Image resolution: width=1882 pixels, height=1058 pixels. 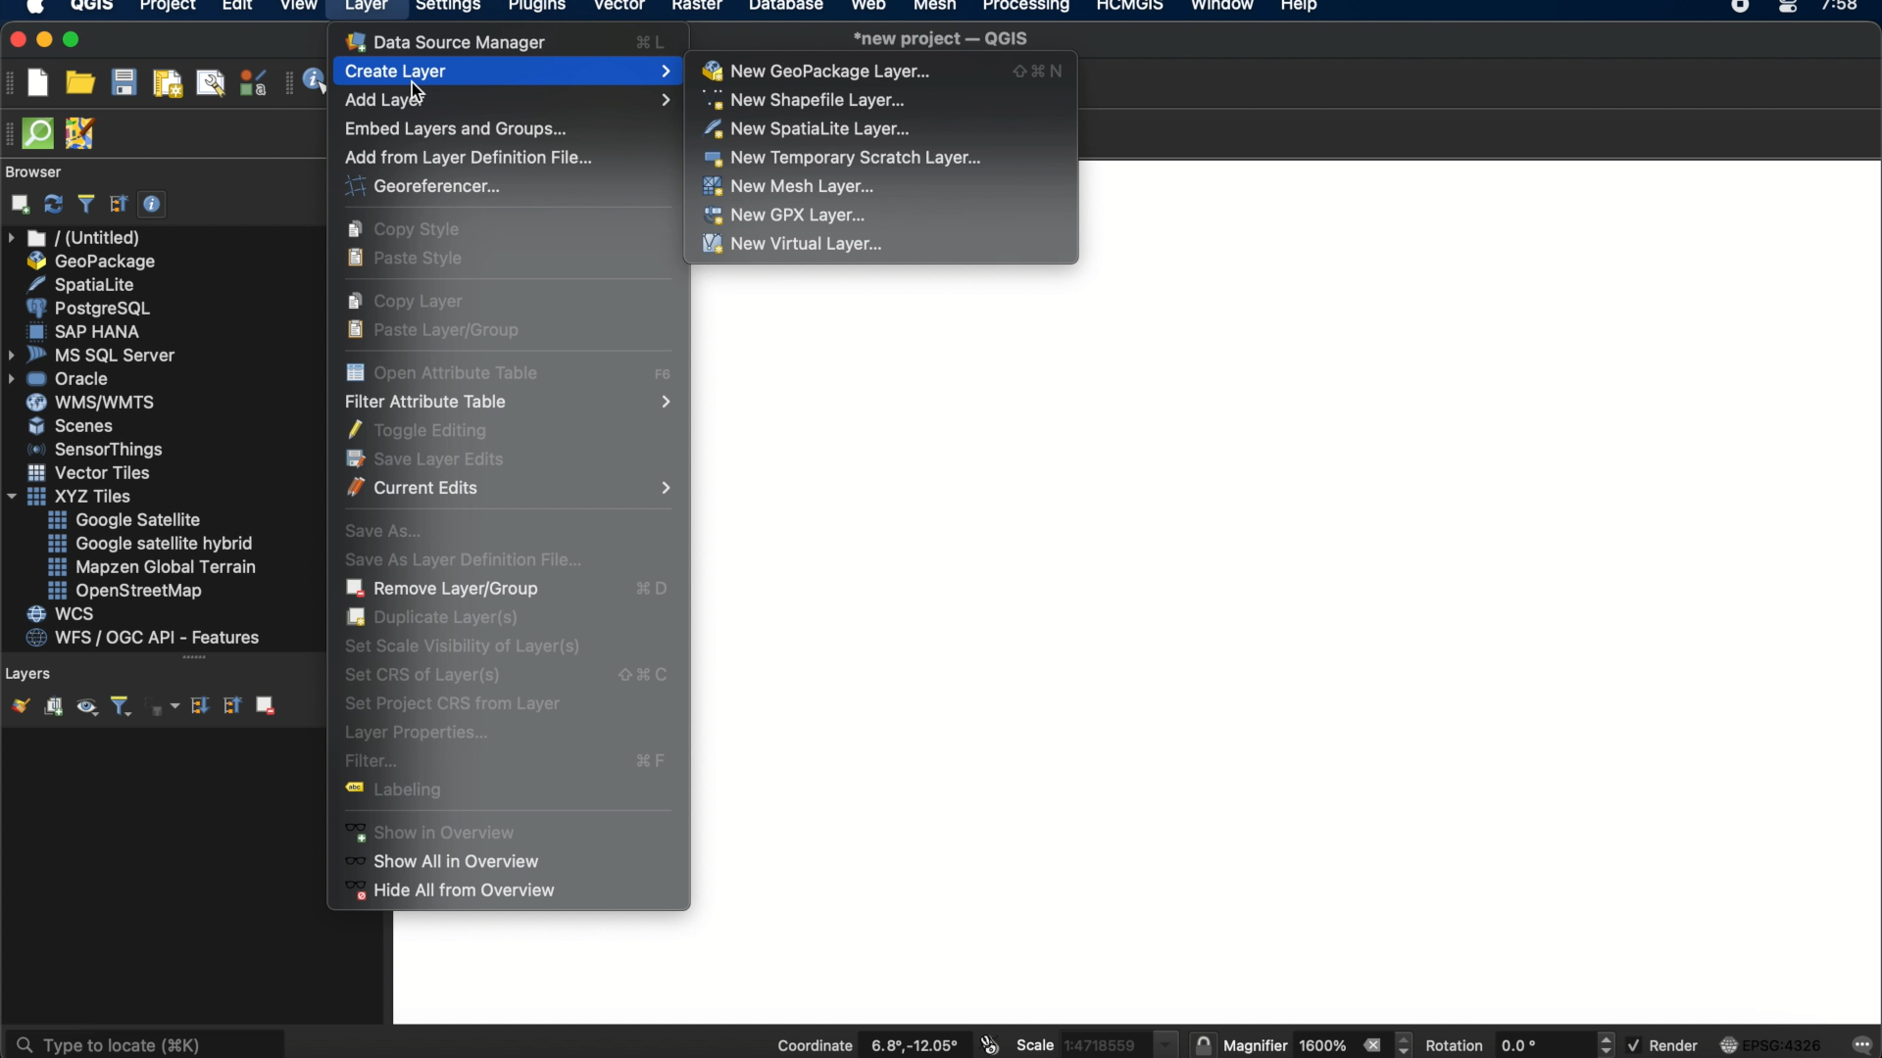 What do you see at coordinates (88, 309) in the screenshot?
I see `postgresql` at bounding box center [88, 309].